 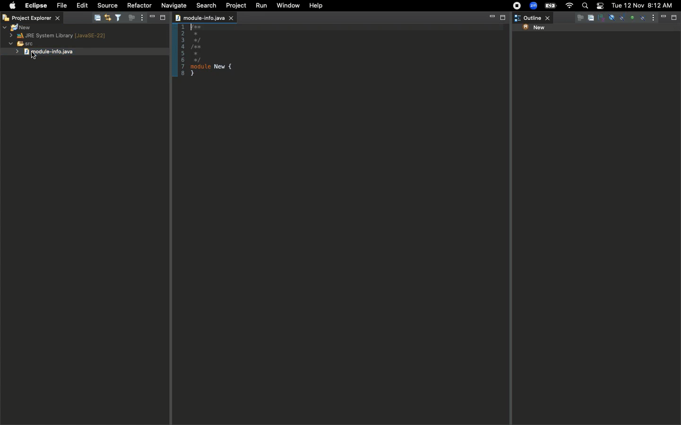 I want to click on New, so click(x=16, y=27).